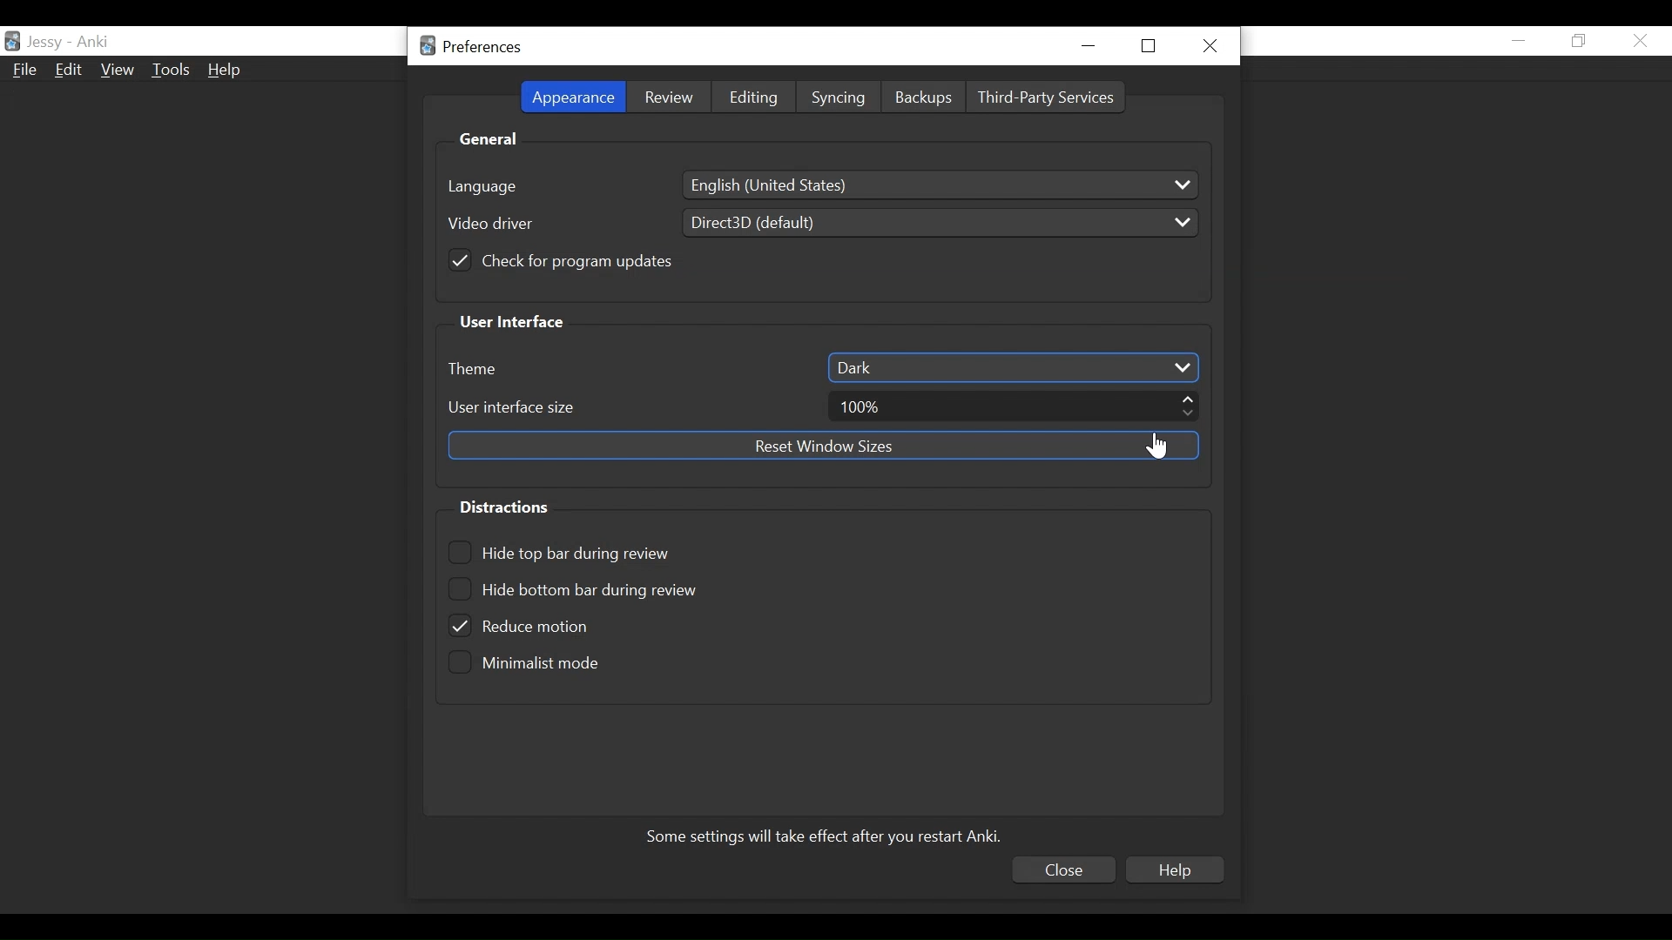 This screenshot has width=1672, height=940. I want to click on User Interface, so click(509, 322).